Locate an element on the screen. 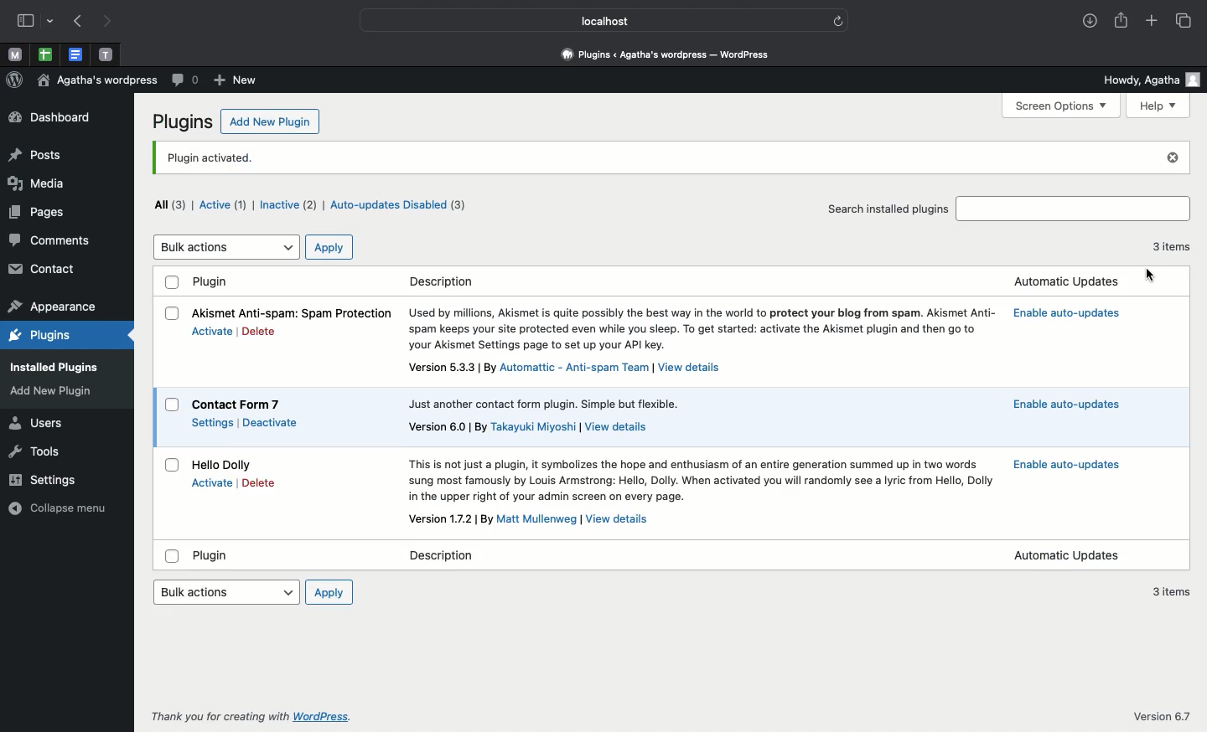 The image size is (1207, 732). Checkbox is located at coordinates (167, 407).